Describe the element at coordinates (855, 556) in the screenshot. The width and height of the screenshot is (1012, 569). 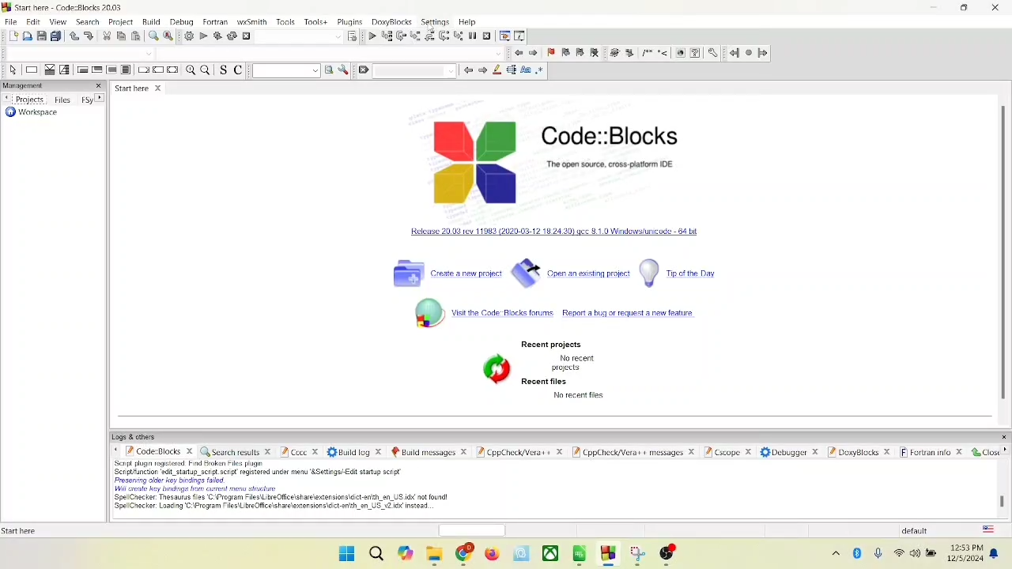
I see `bluetooth` at that location.